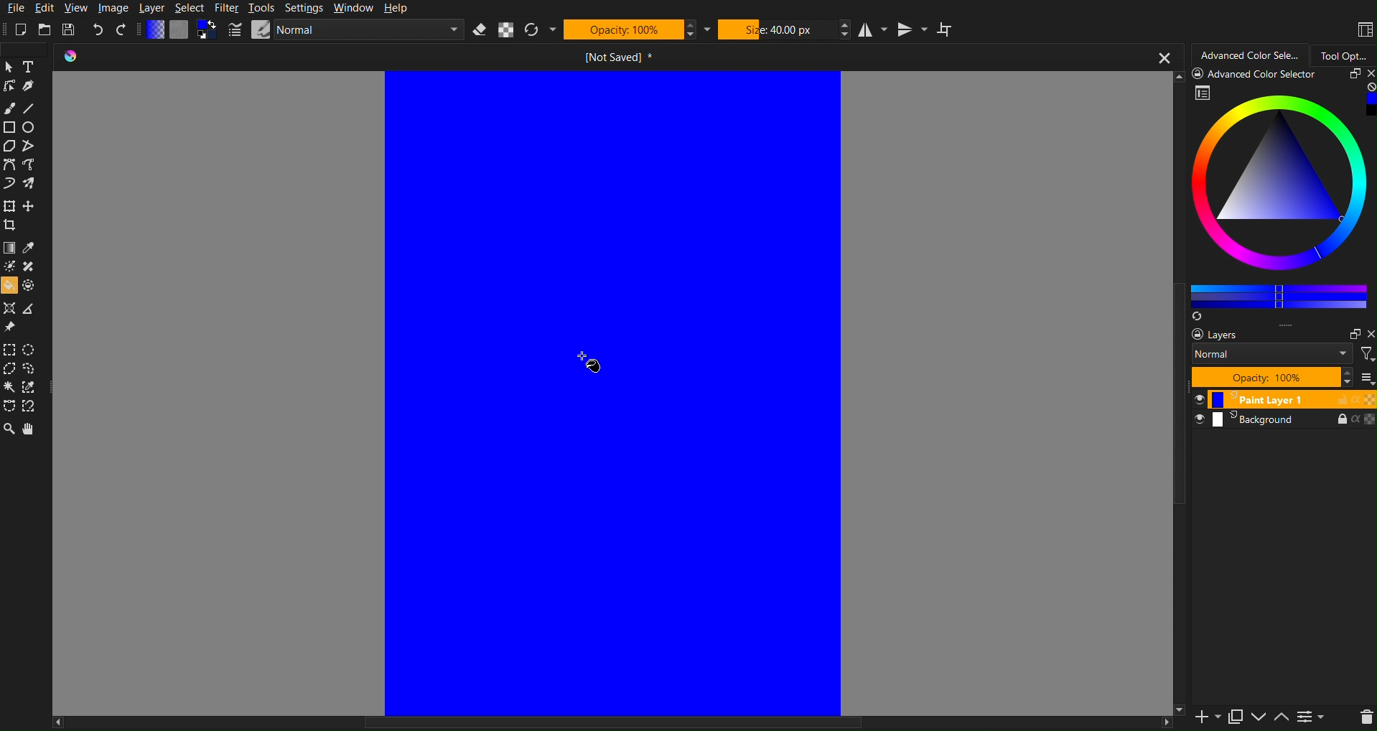  Describe the element at coordinates (261, 9) in the screenshot. I see `Tools` at that location.